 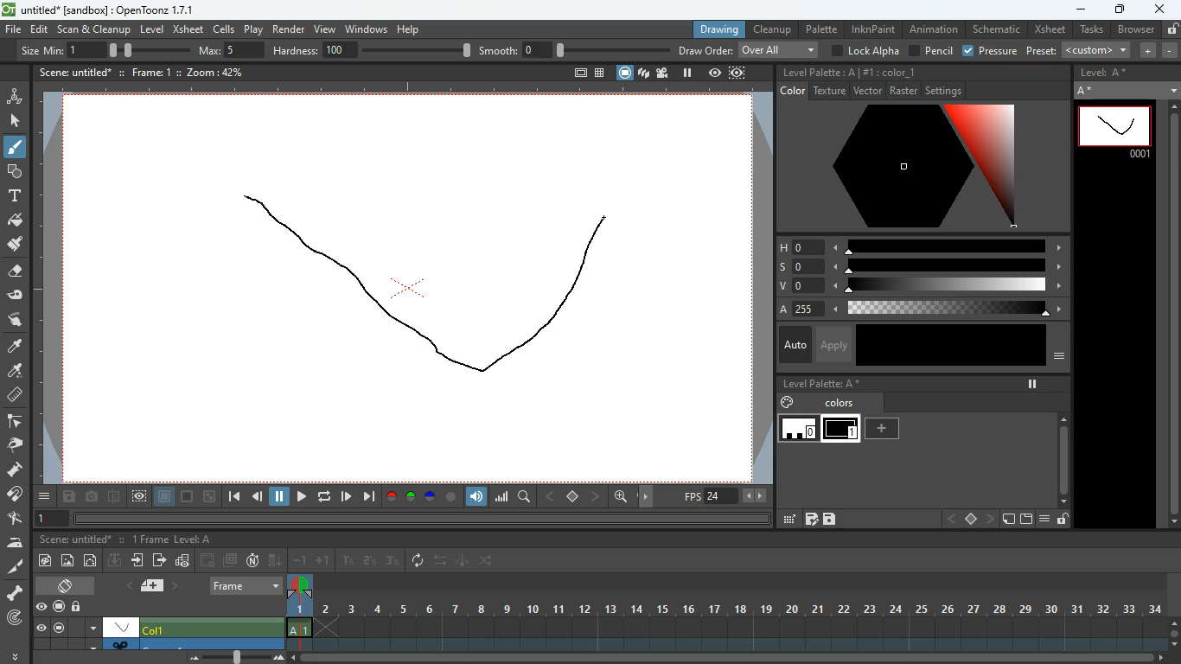 I want to click on brush, so click(x=16, y=148).